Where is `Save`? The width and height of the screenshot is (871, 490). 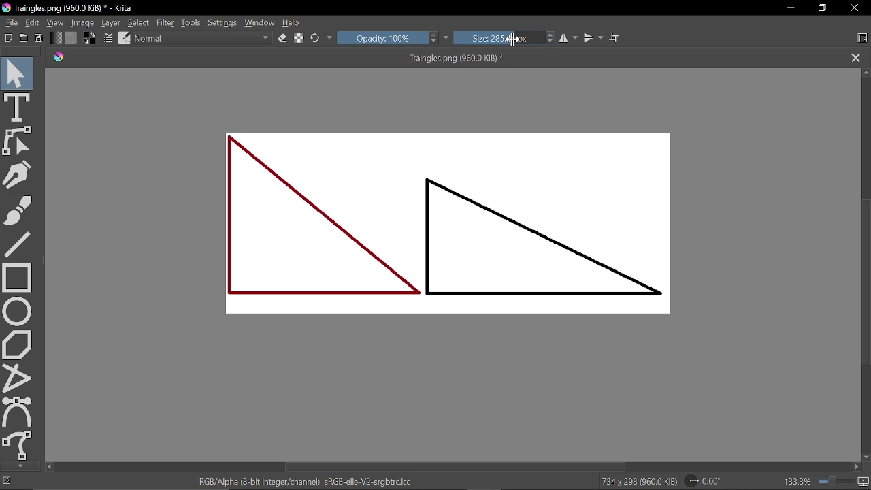
Save is located at coordinates (38, 39).